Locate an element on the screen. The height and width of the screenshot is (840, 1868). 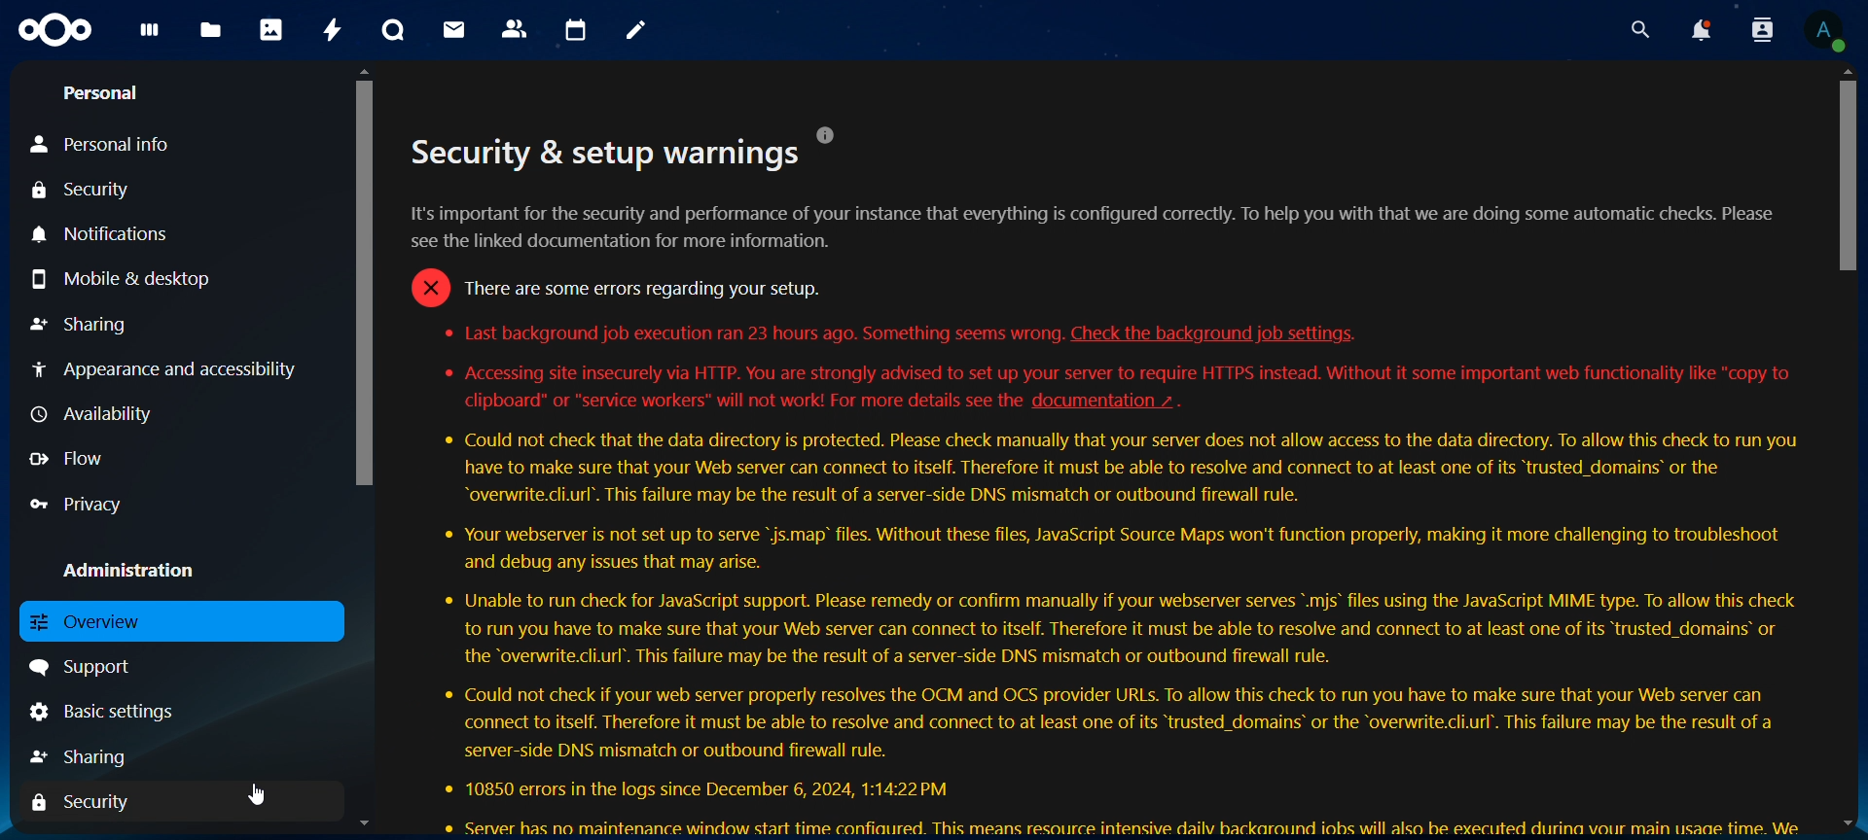
appearance and accessibilty is located at coordinates (173, 369).